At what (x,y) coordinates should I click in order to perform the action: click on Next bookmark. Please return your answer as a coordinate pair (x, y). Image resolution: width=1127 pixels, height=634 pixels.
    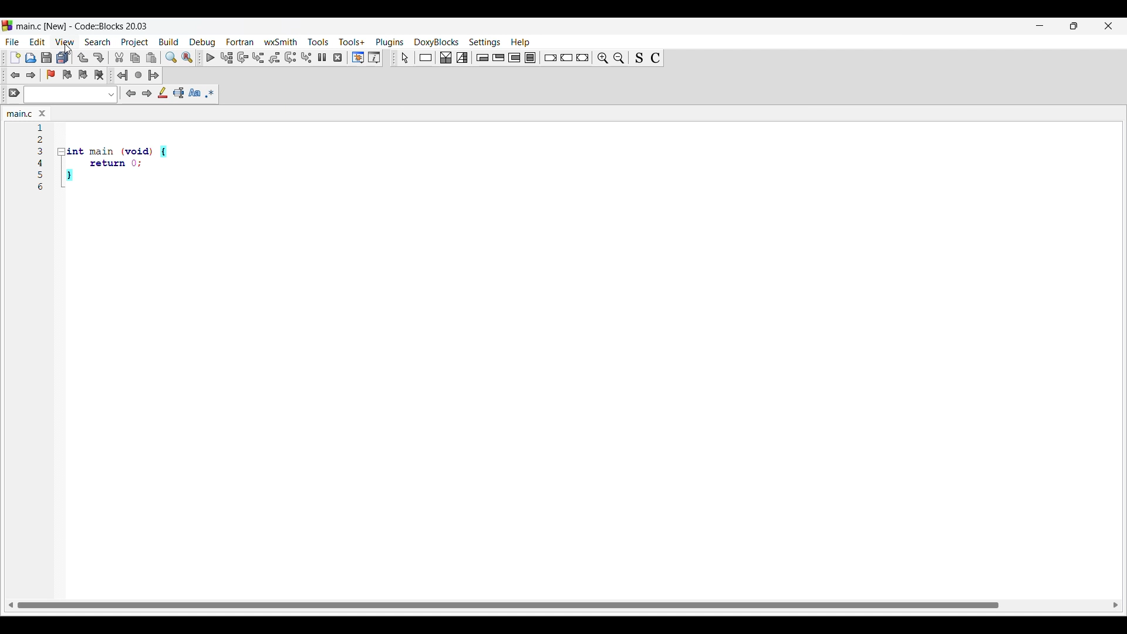
    Looking at the image, I should click on (83, 75).